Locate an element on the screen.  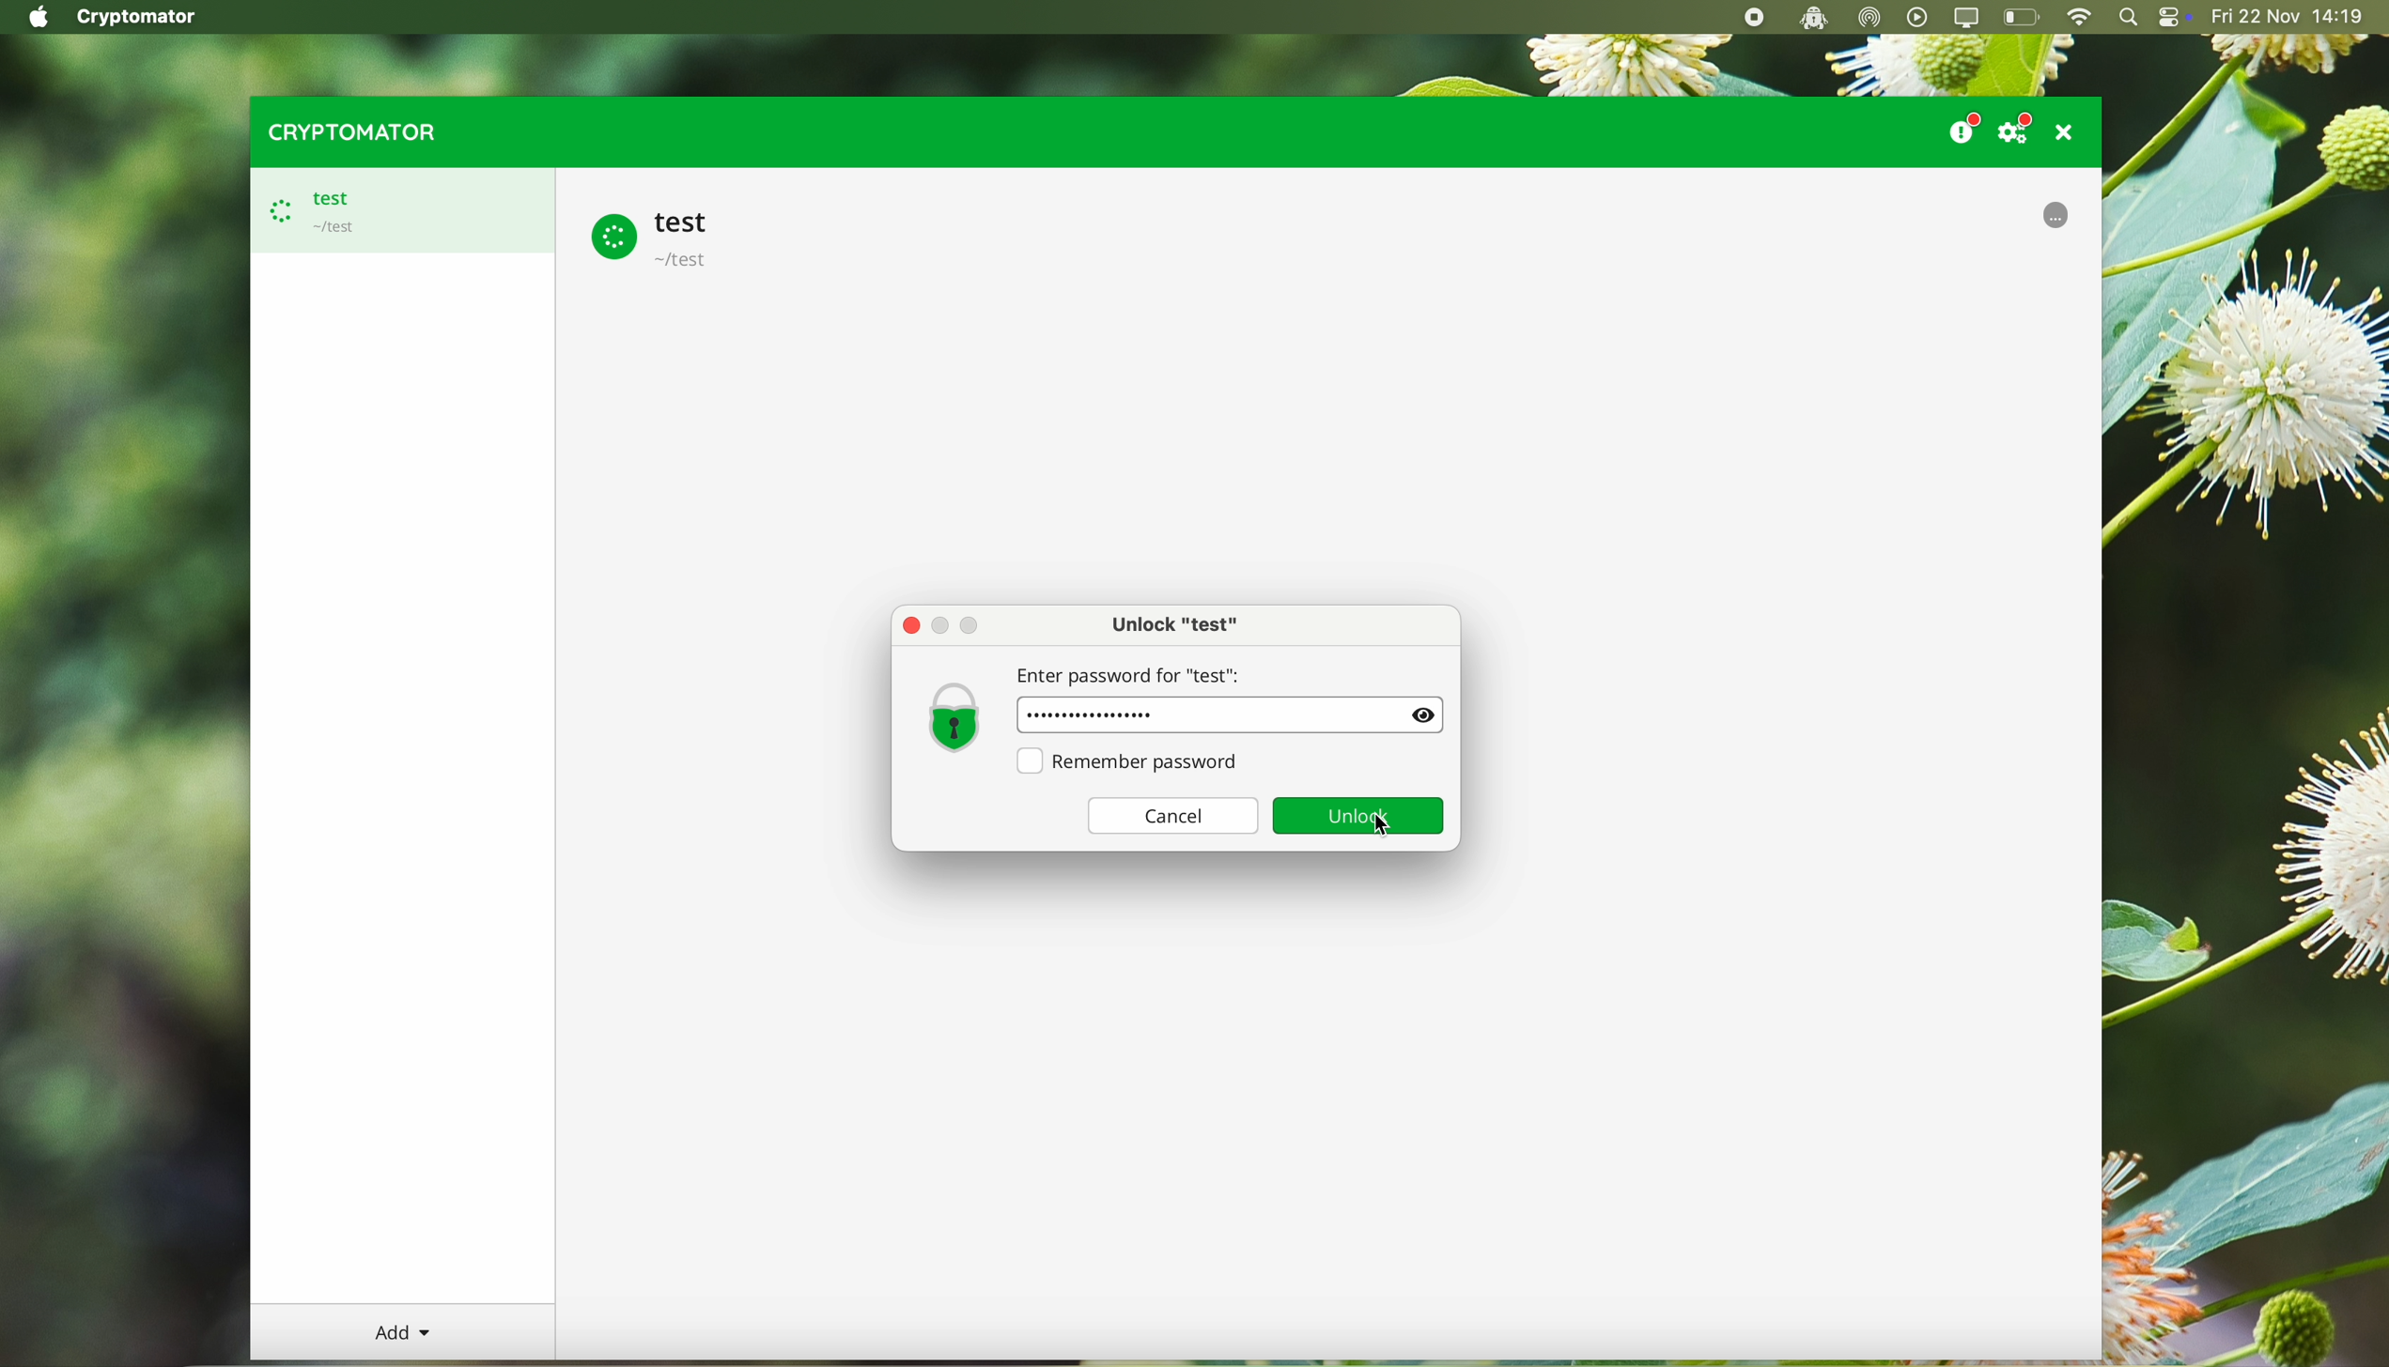
Maximize is located at coordinates (976, 626).